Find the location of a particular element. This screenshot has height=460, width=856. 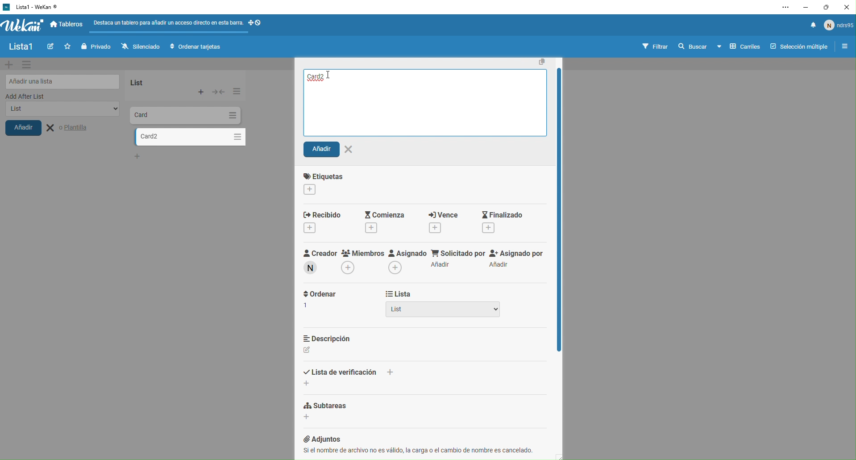

Solicitado Pon is located at coordinates (457, 259).